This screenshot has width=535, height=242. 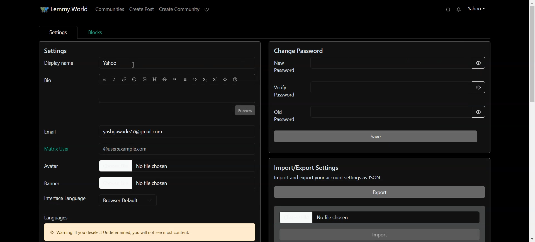 I want to click on Typing window, so click(x=177, y=95).